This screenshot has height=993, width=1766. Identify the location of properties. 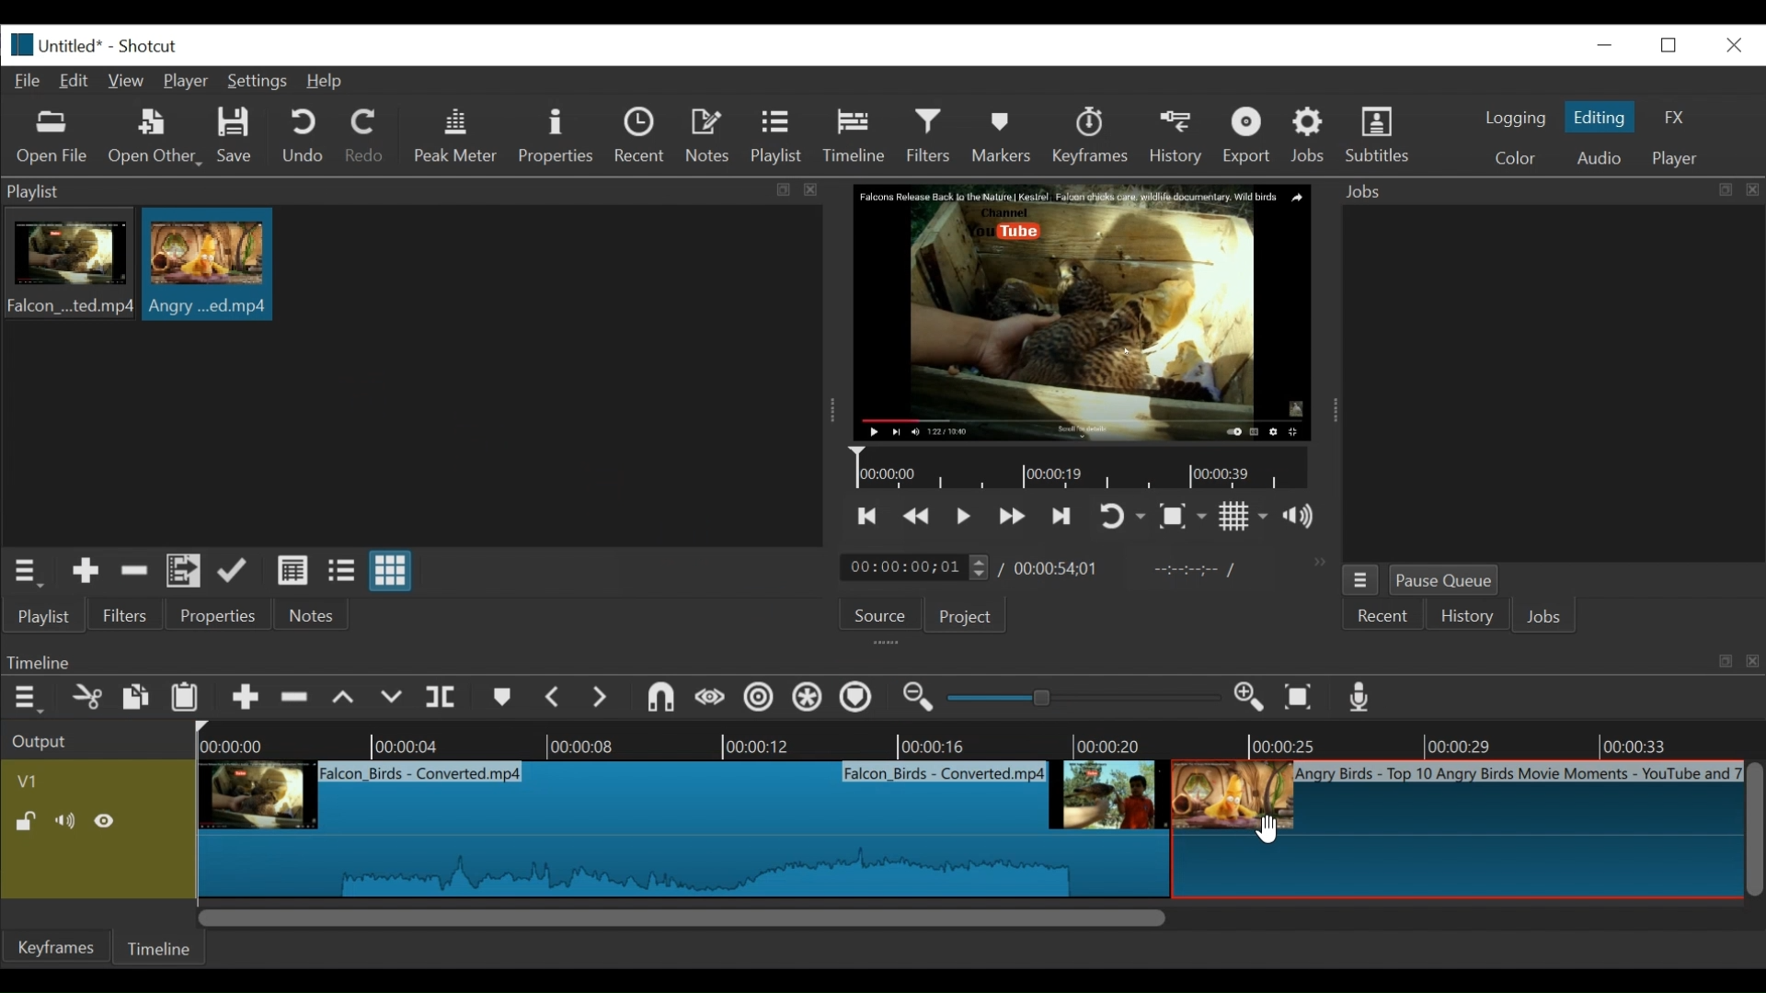
(220, 616).